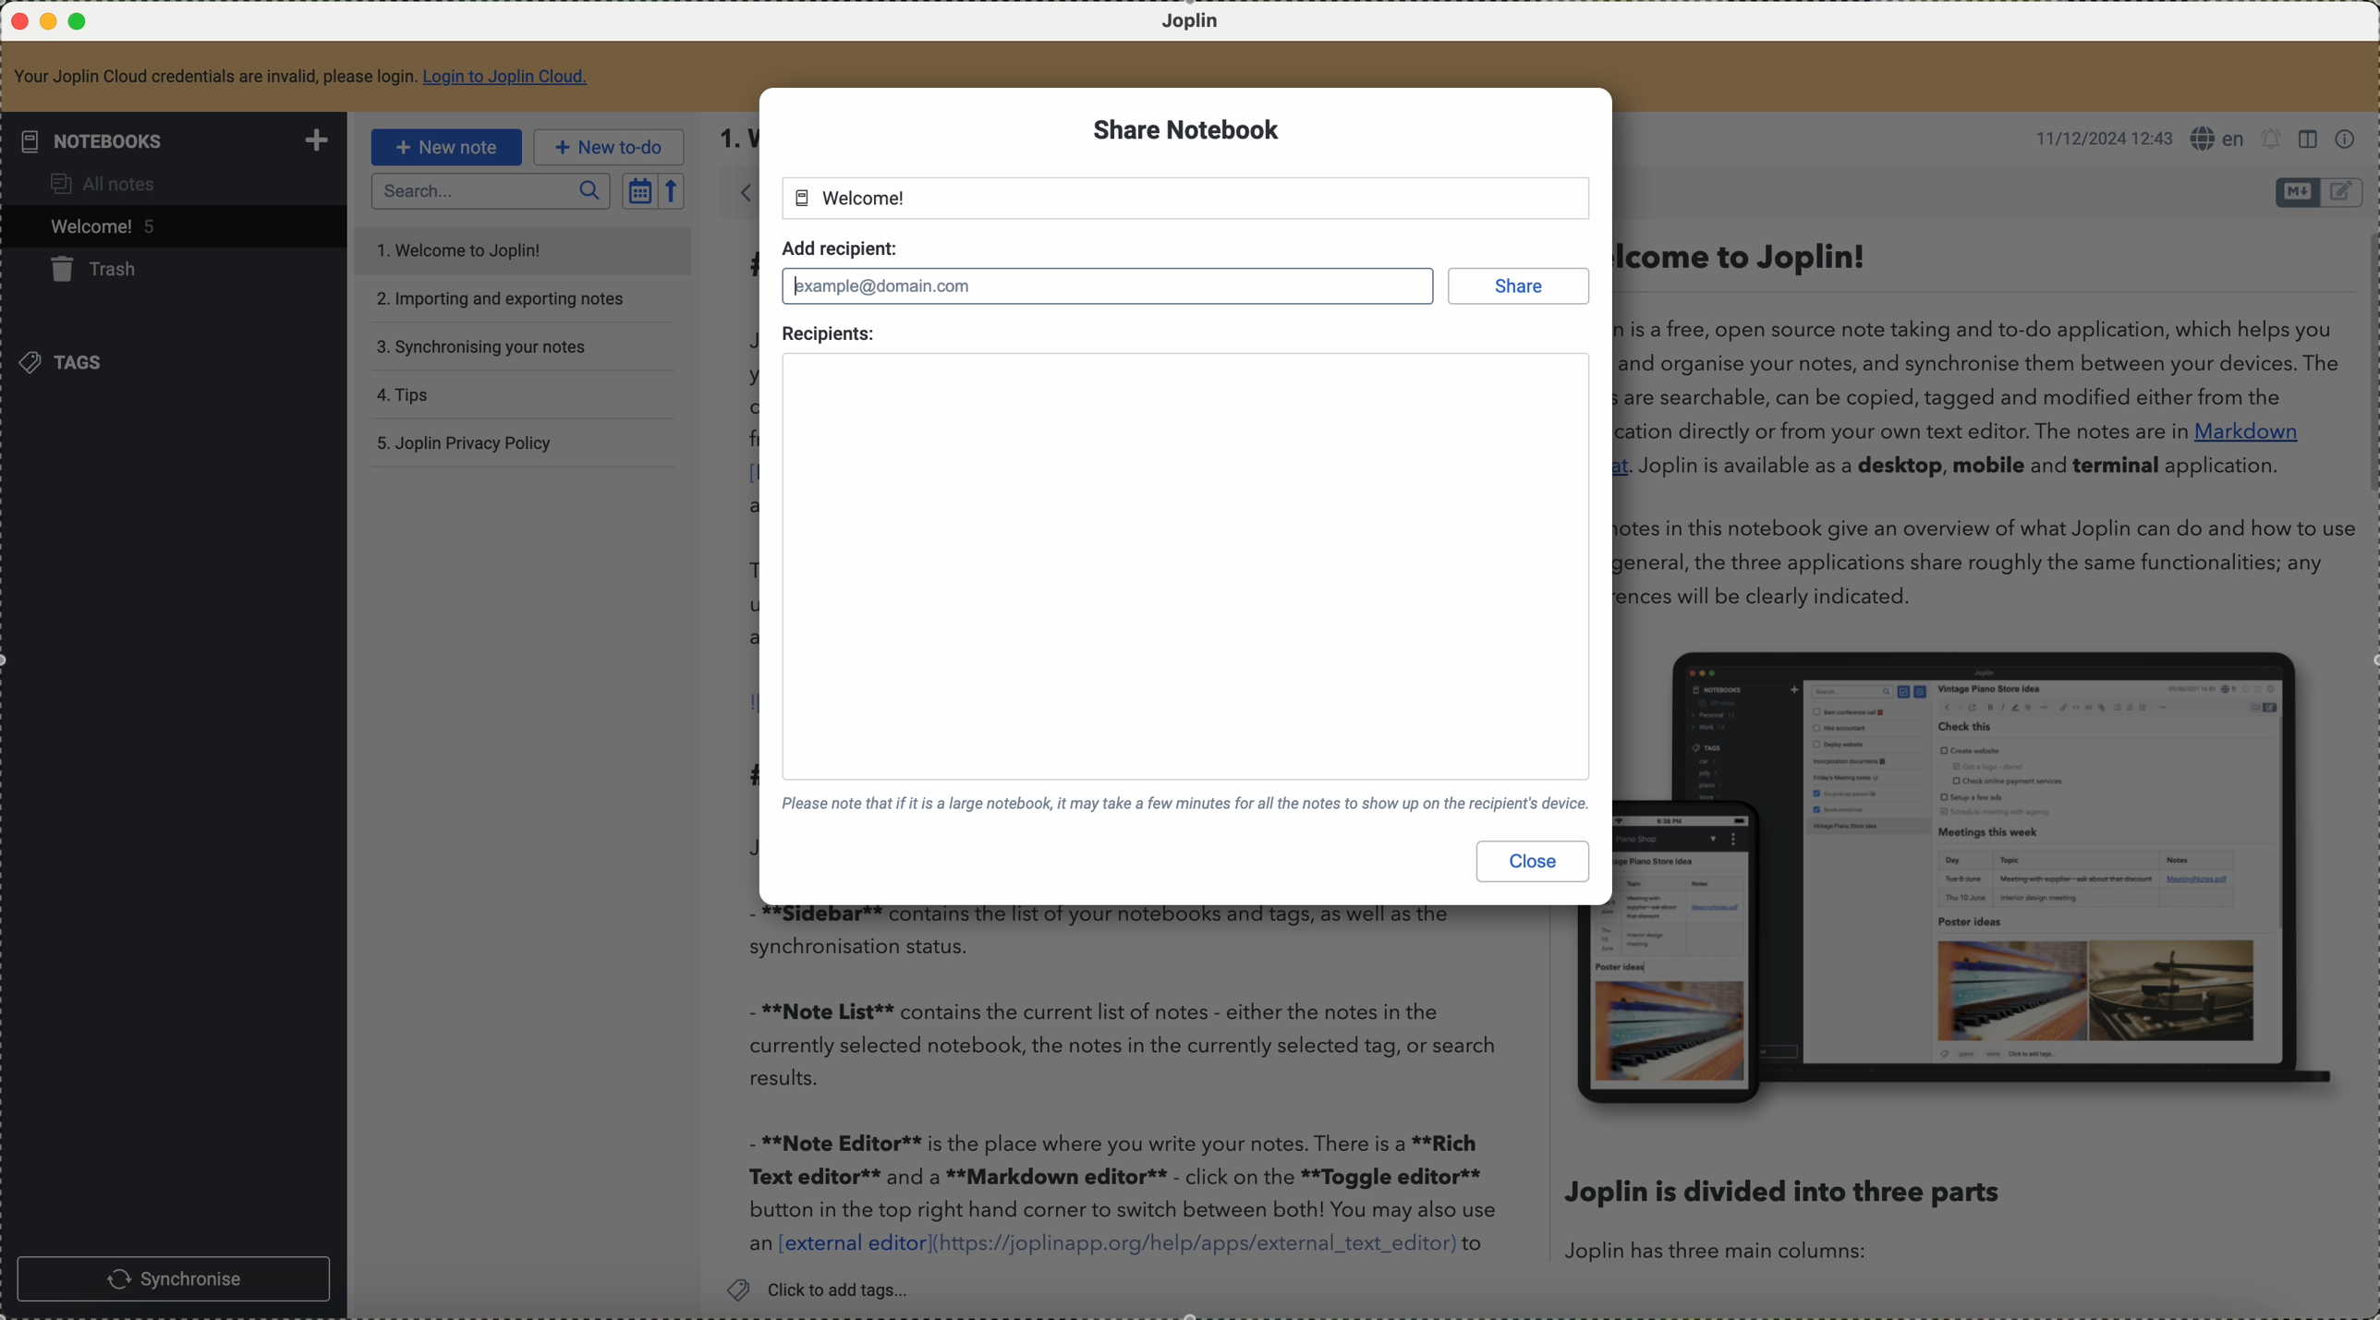 This screenshot has width=2380, height=1320. What do you see at coordinates (851, 198) in the screenshot?
I see `welcome notebook` at bounding box center [851, 198].